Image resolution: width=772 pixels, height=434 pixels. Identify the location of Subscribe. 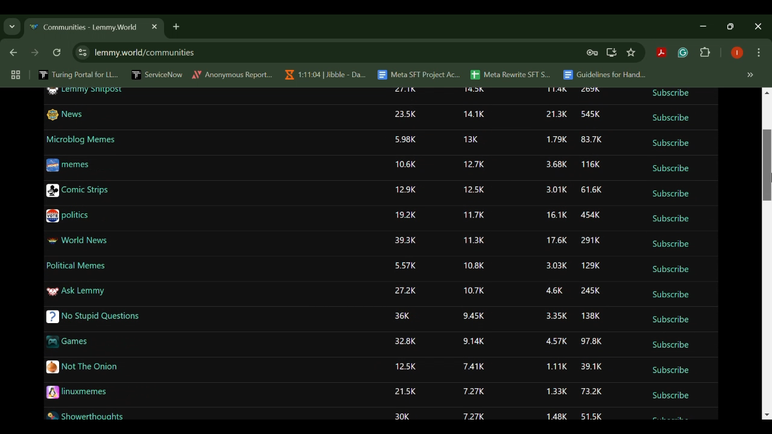
(669, 143).